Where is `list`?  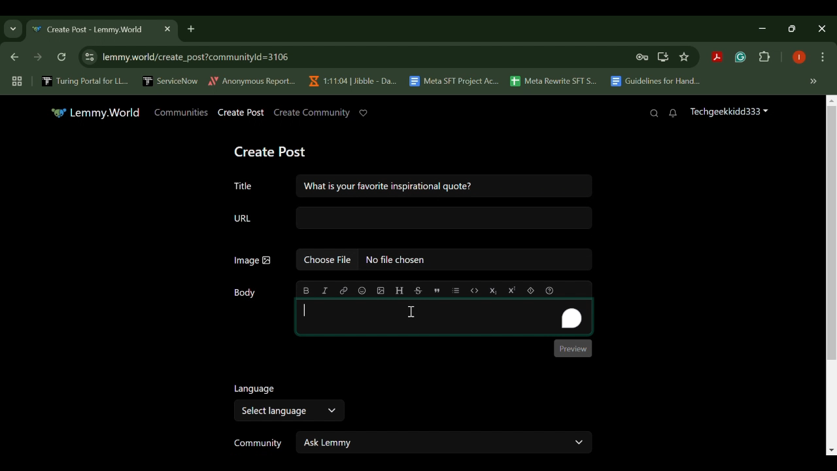
list is located at coordinates (456, 290).